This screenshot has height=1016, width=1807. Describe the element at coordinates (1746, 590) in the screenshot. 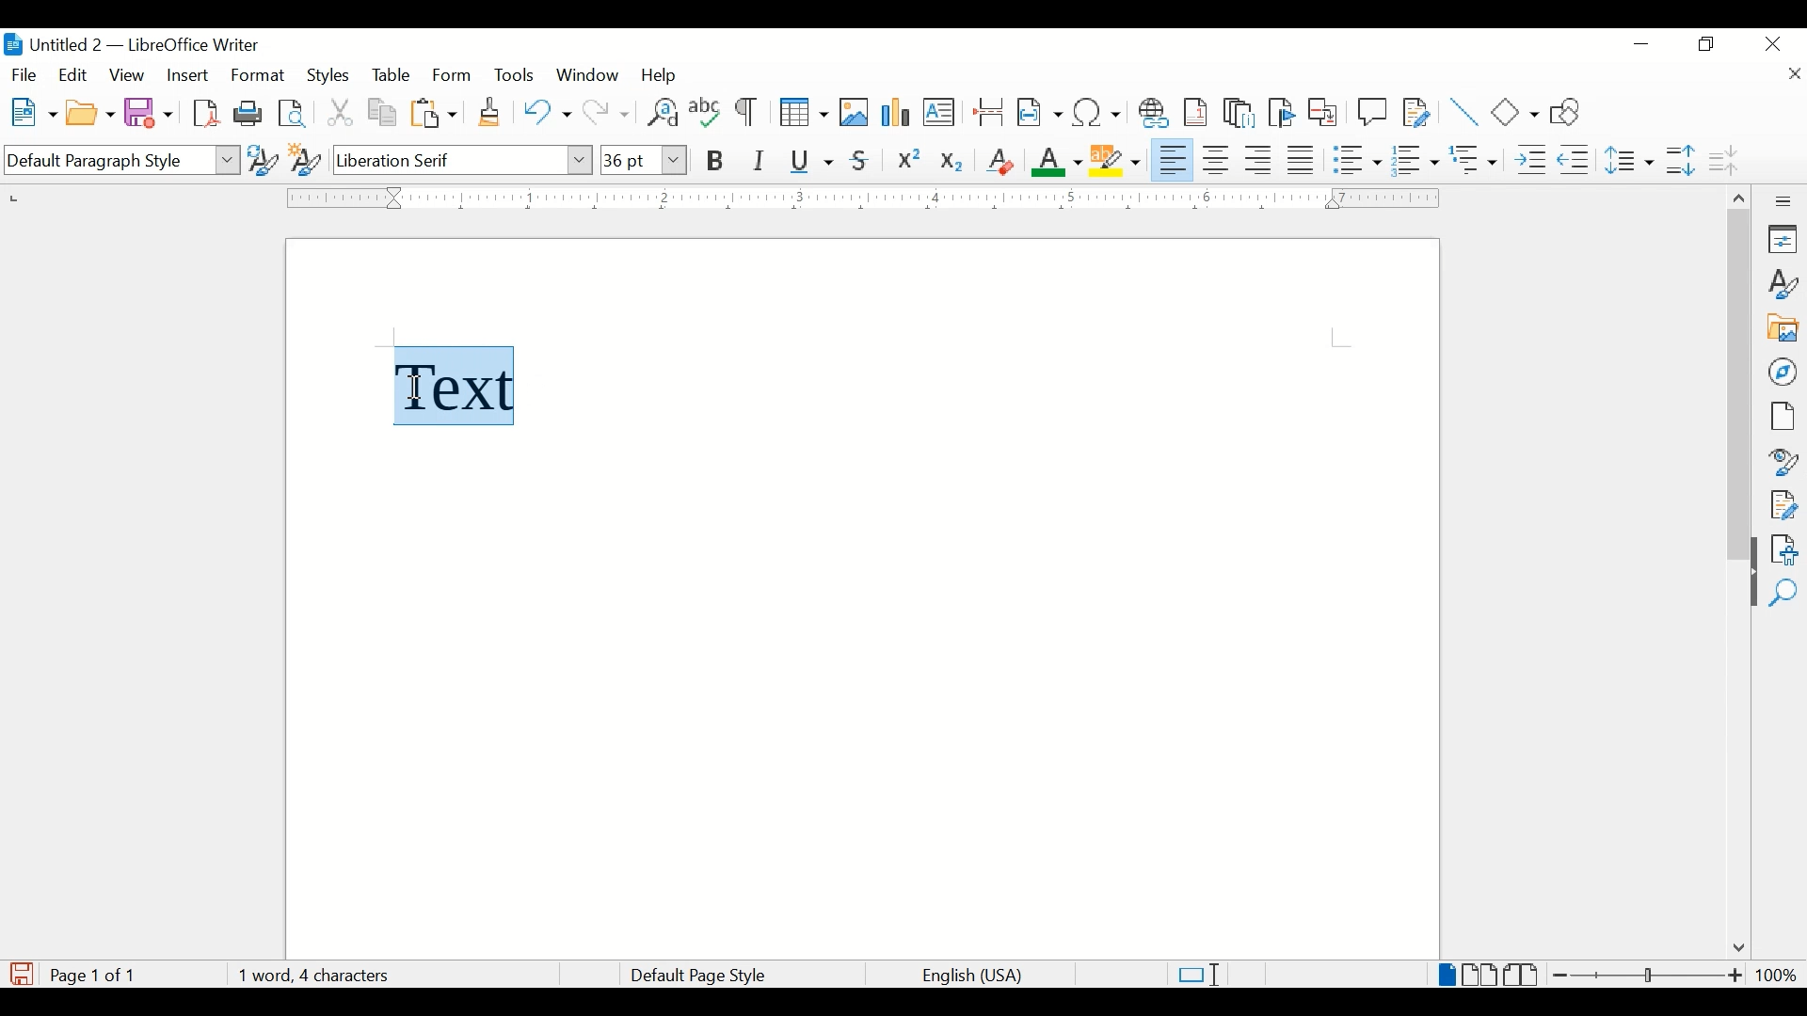

I see `drag handle` at that location.